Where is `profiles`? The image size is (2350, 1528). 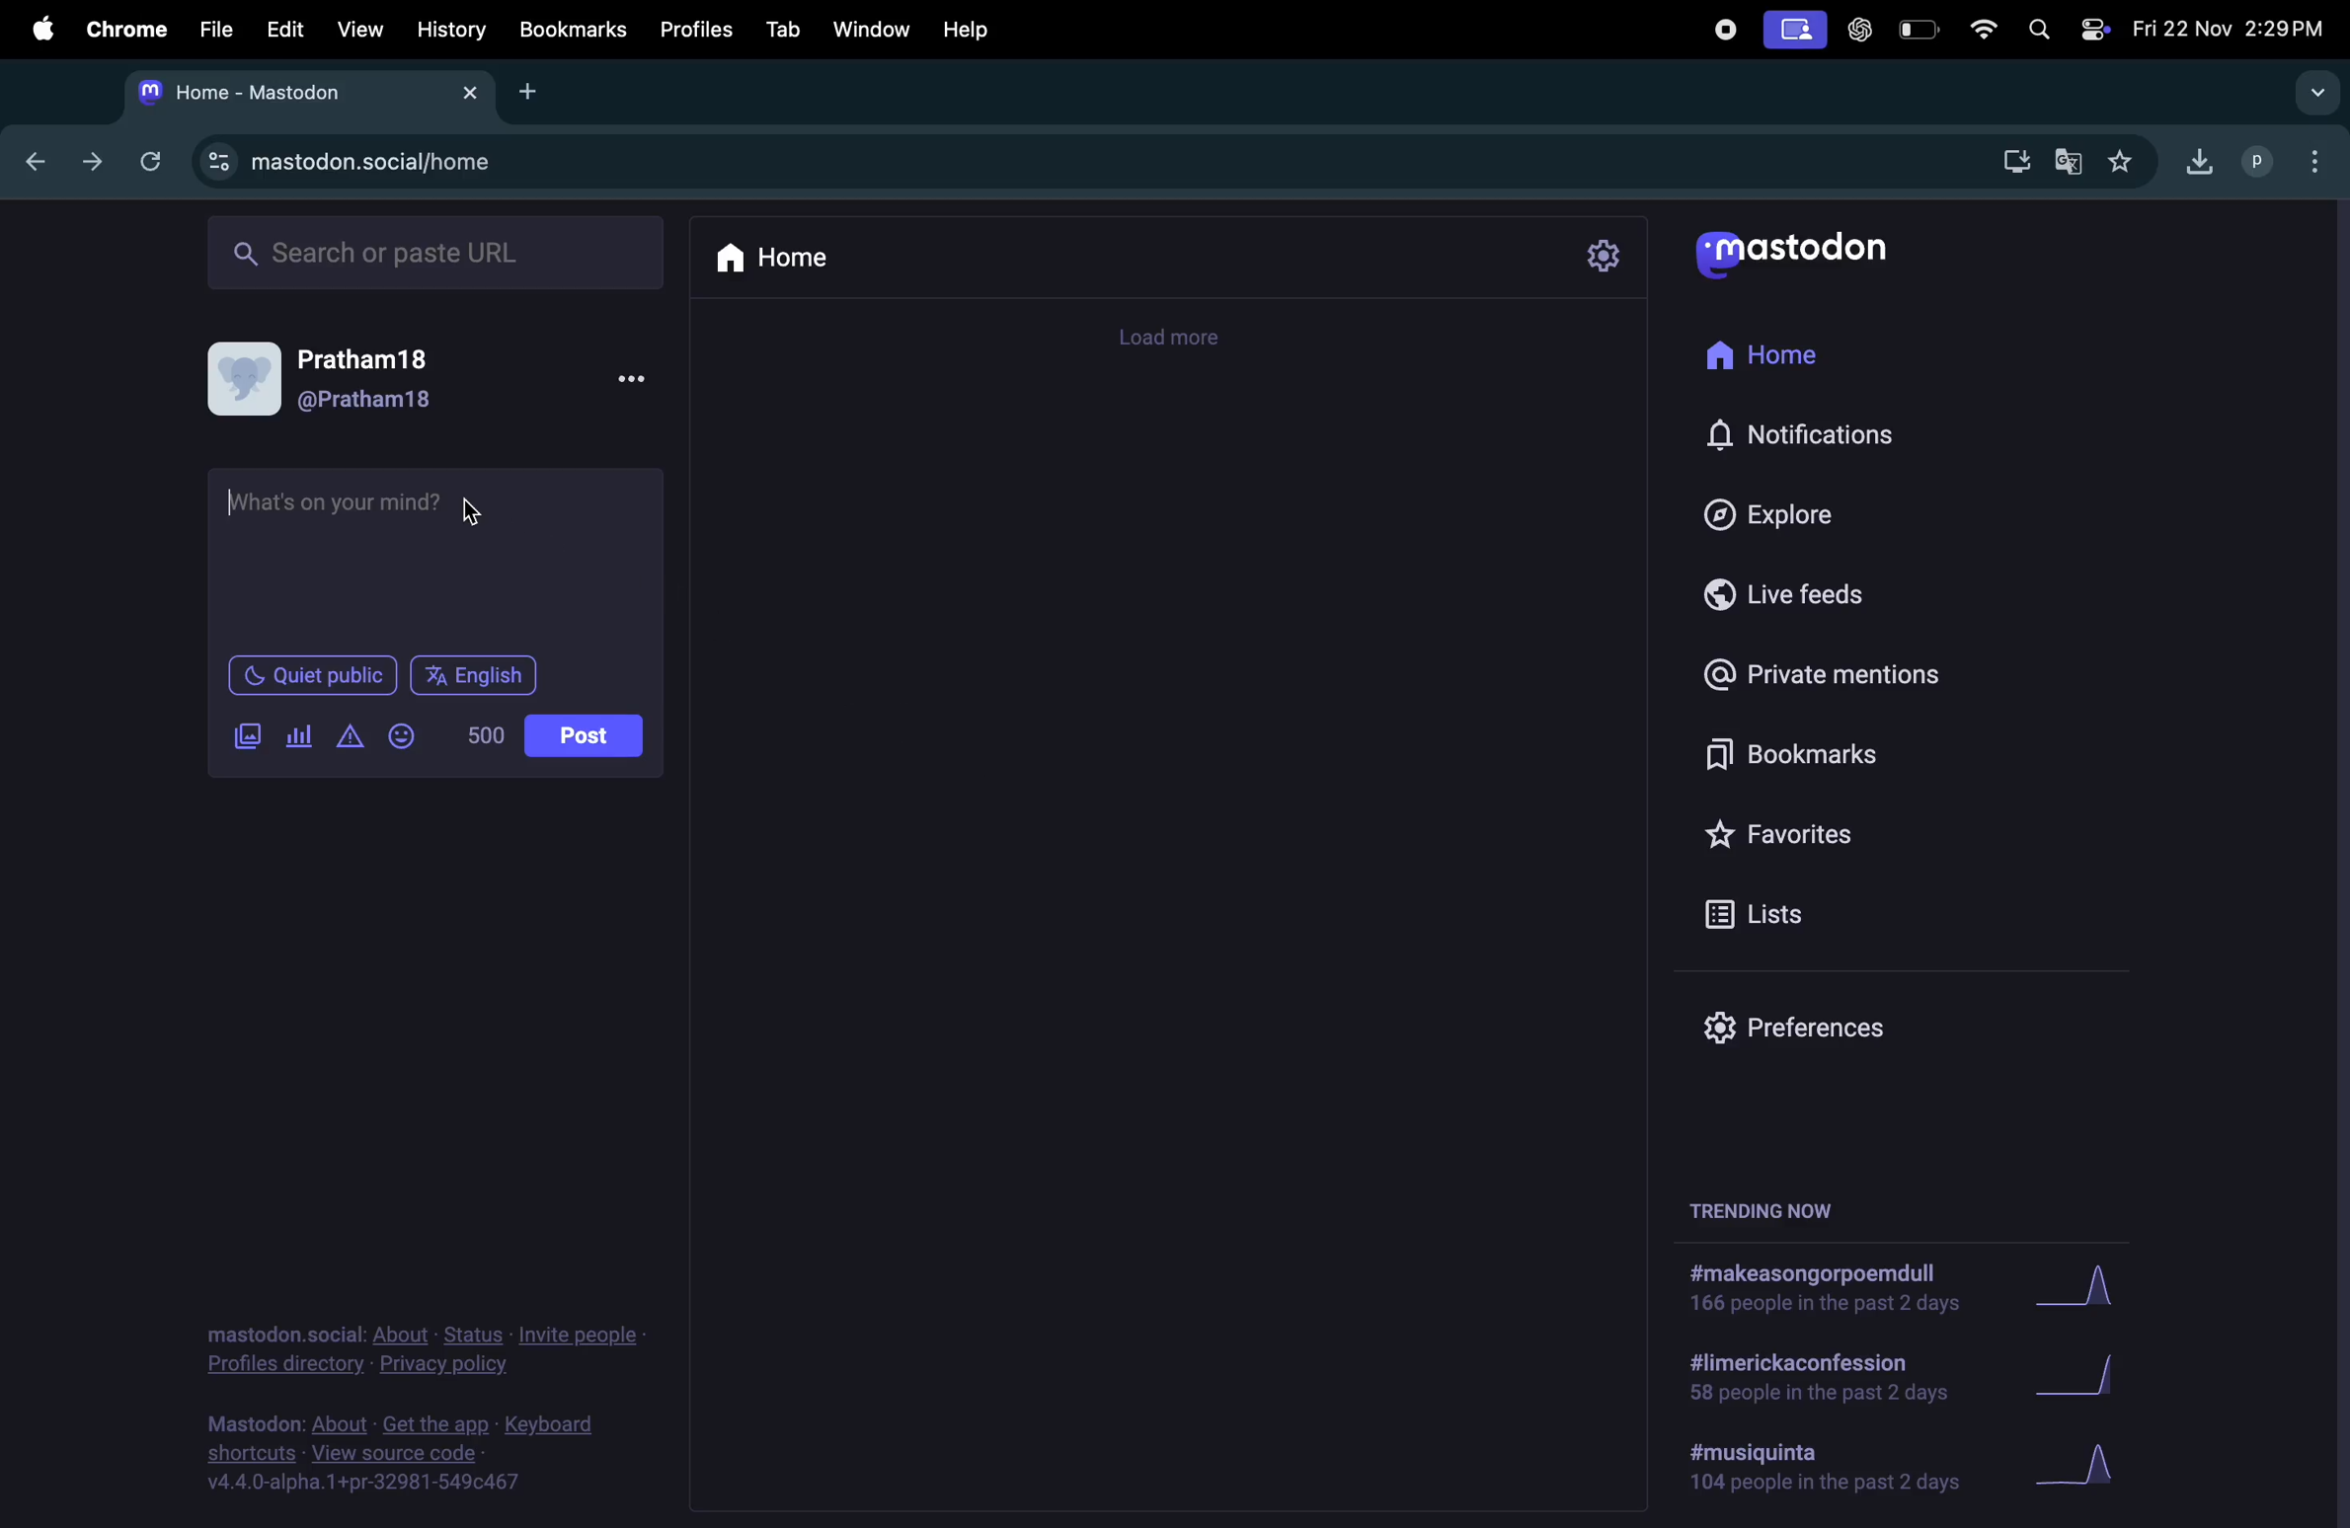 profiles is located at coordinates (2255, 162).